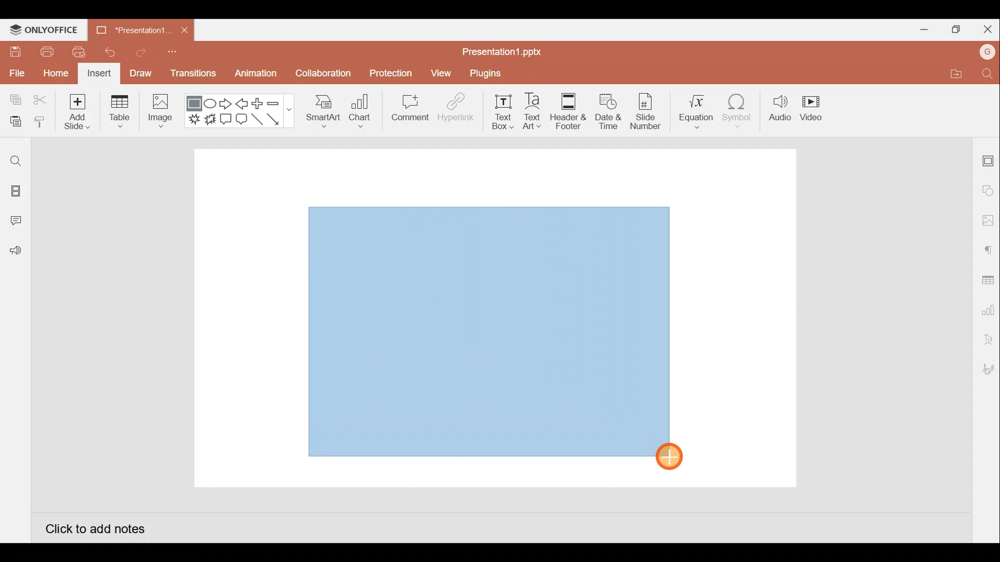 The height and width of the screenshot is (562, 1000). I want to click on Slide number, so click(645, 111).